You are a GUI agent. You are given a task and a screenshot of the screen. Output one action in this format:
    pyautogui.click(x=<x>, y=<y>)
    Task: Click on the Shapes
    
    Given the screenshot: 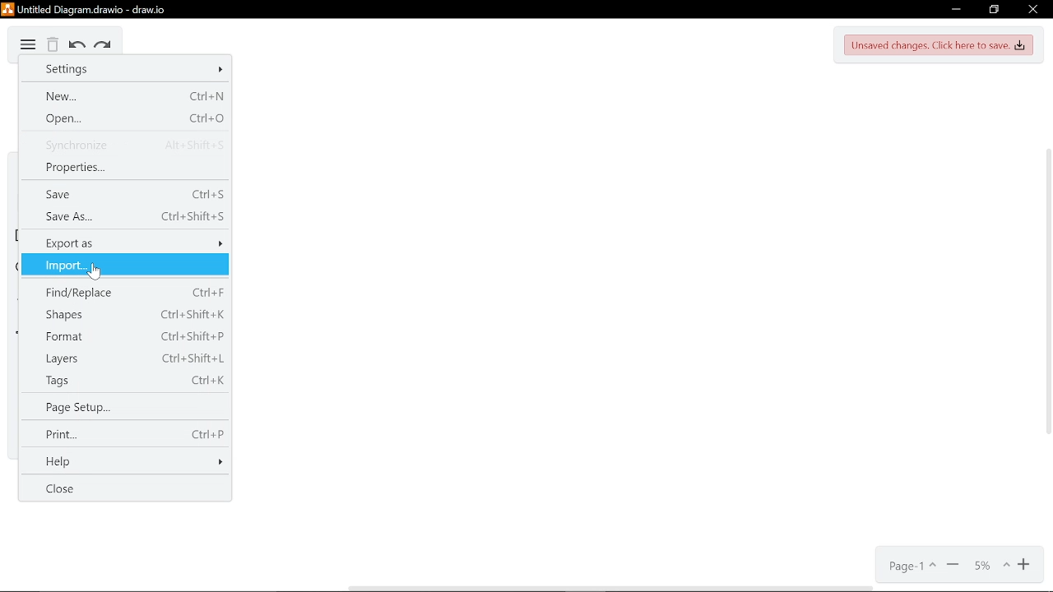 What is the action you would take?
    pyautogui.click(x=126, y=315)
    